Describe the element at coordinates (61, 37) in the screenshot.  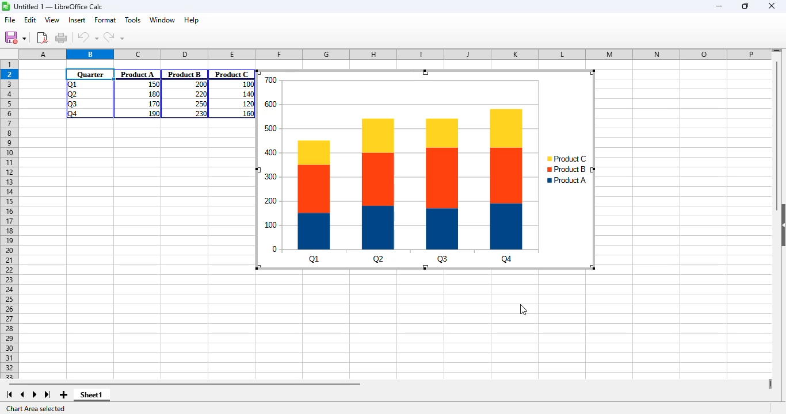
I see `print` at that location.